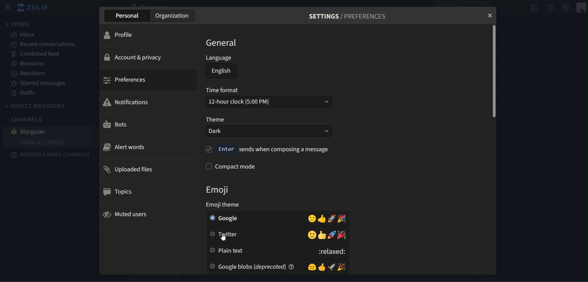  What do you see at coordinates (222, 72) in the screenshot?
I see `english` at bounding box center [222, 72].